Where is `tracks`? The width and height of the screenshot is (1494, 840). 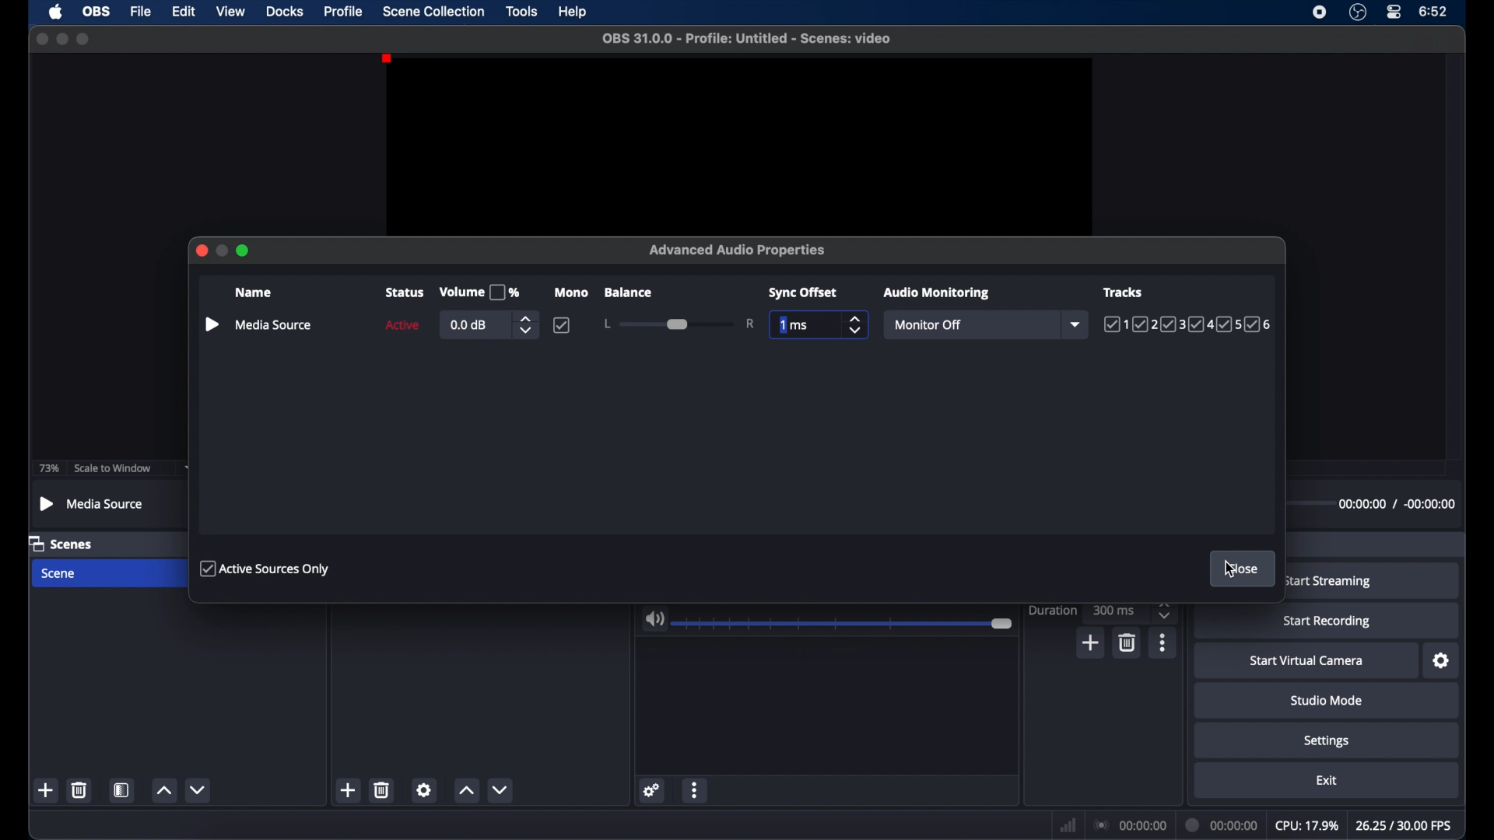
tracks is located at coordinates (1187, 324).